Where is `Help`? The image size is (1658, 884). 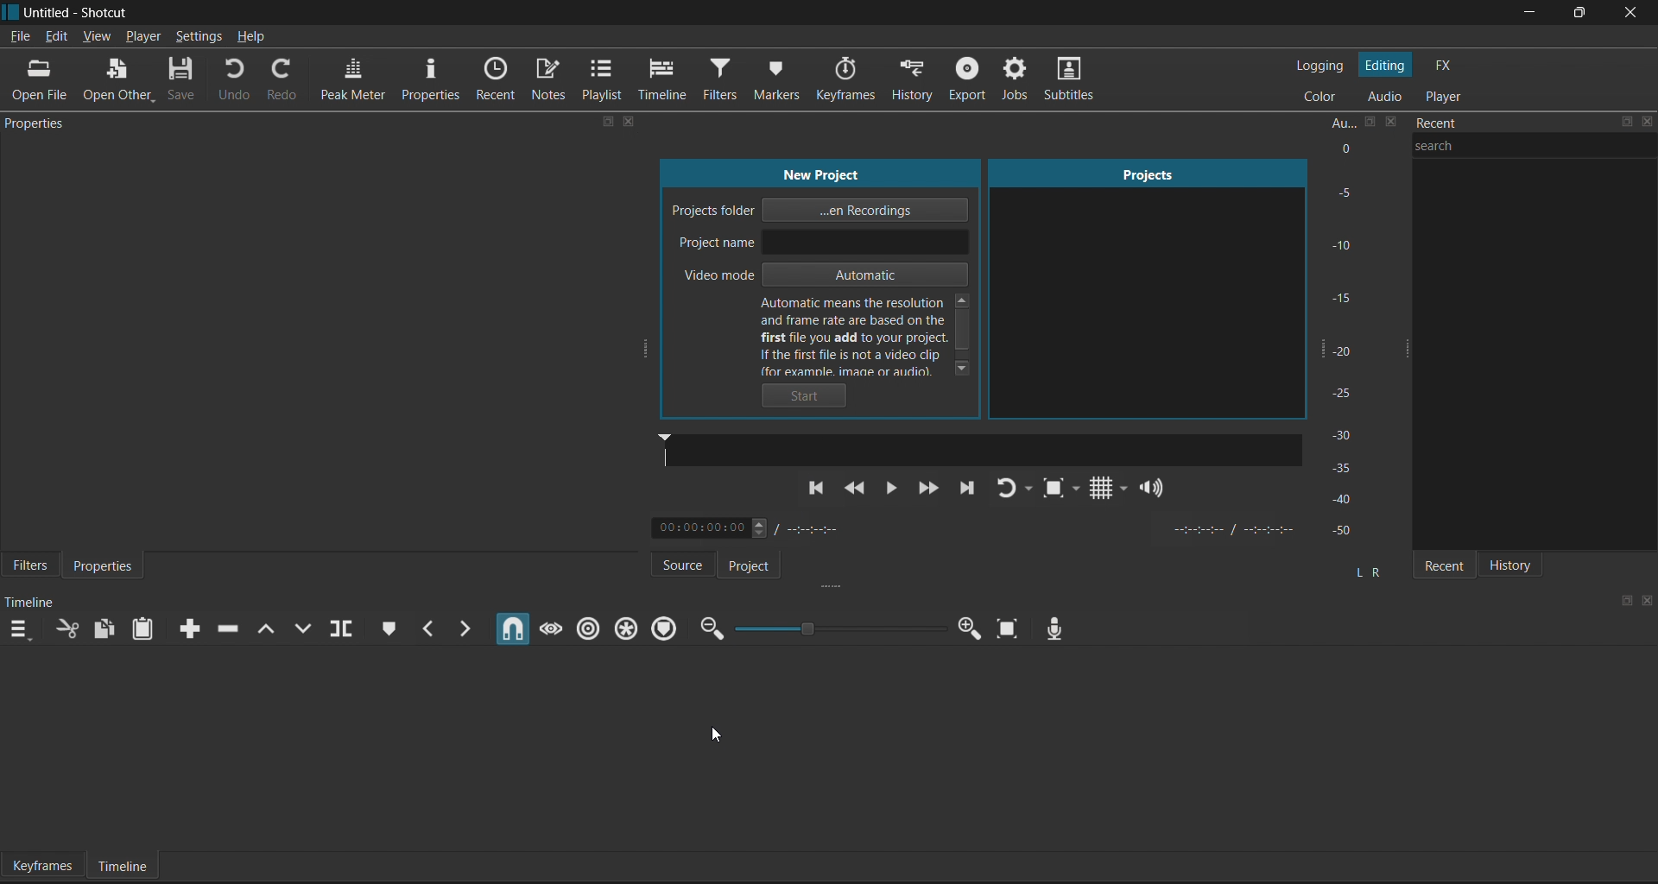
Help is located at coordinates (252, 39).